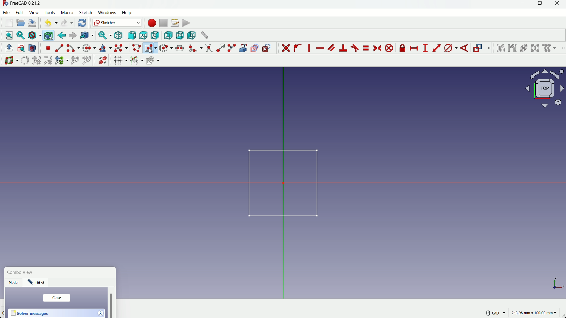 The width and height of the screenshot is (566, 318). What do you see at coordinates (101, 312) in the screenshot?
I see `expand` at bounding box center [101, 312].